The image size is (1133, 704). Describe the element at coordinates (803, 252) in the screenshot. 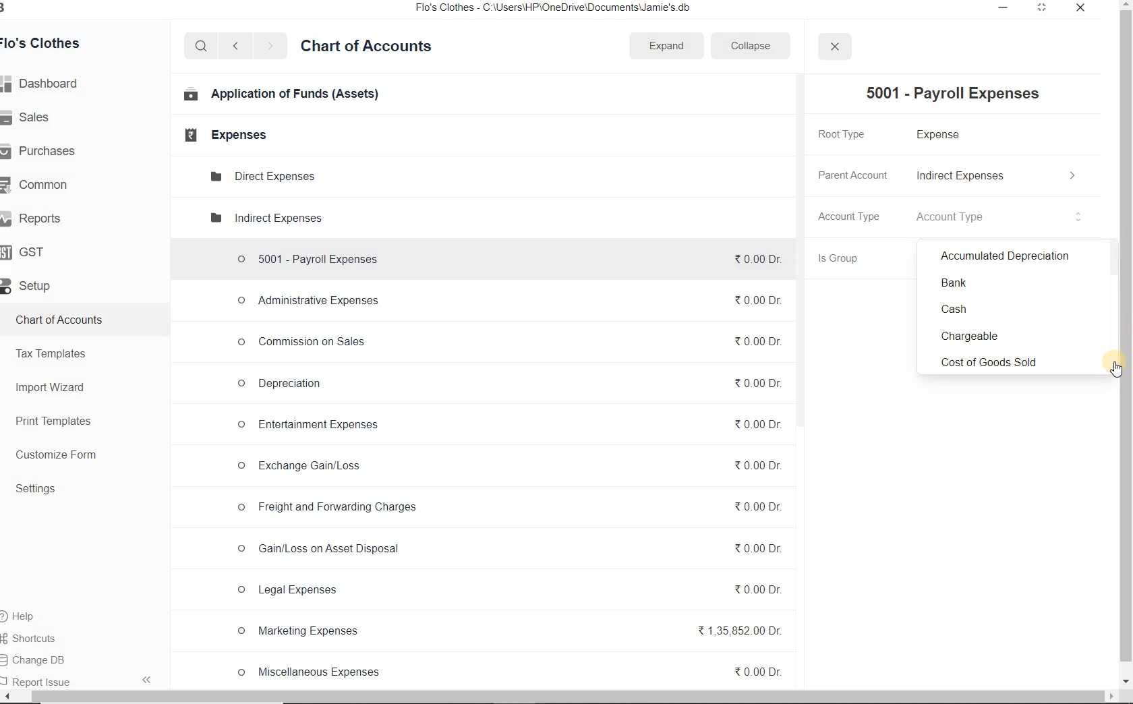

I see `vertical scrollbar` at that location.